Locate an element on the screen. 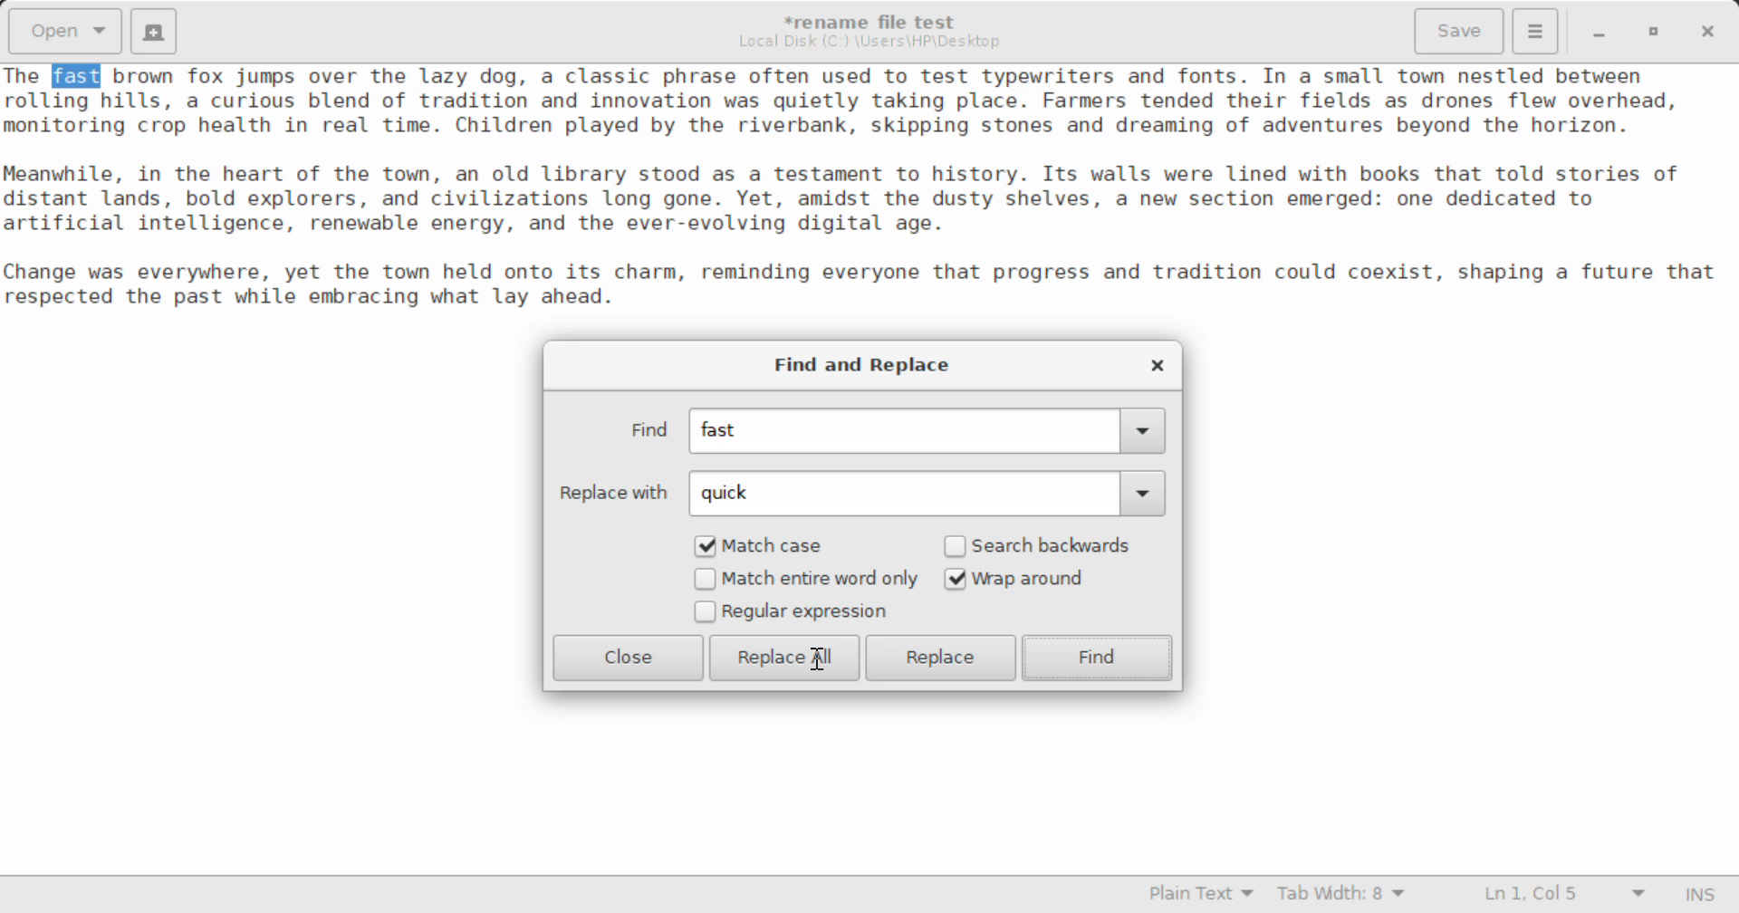  Match entire word only is located at coordinates (805, 581).